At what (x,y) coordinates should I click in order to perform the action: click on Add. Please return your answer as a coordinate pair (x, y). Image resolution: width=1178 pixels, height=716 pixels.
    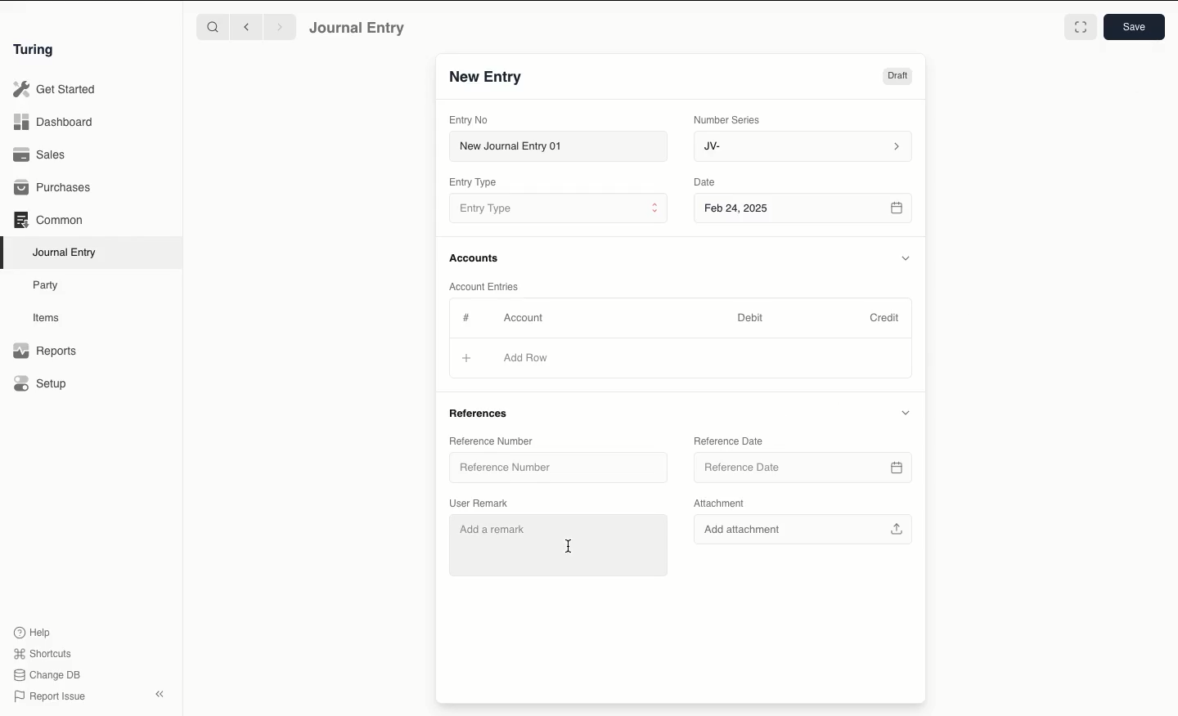
    Looking at the image, I should click on (467, 358).